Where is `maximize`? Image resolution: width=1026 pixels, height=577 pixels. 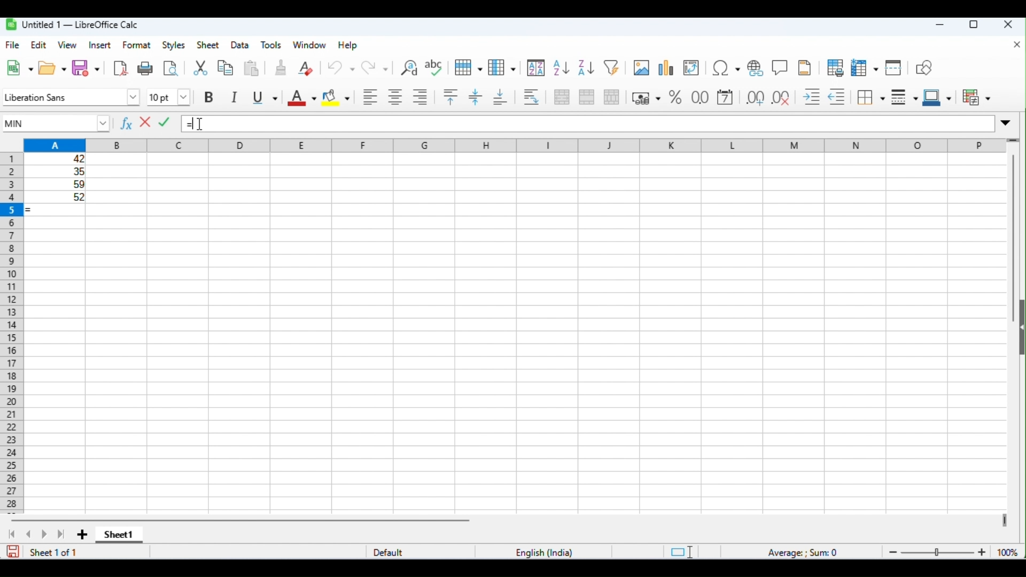
maximize is located at coordinates (974, 25).